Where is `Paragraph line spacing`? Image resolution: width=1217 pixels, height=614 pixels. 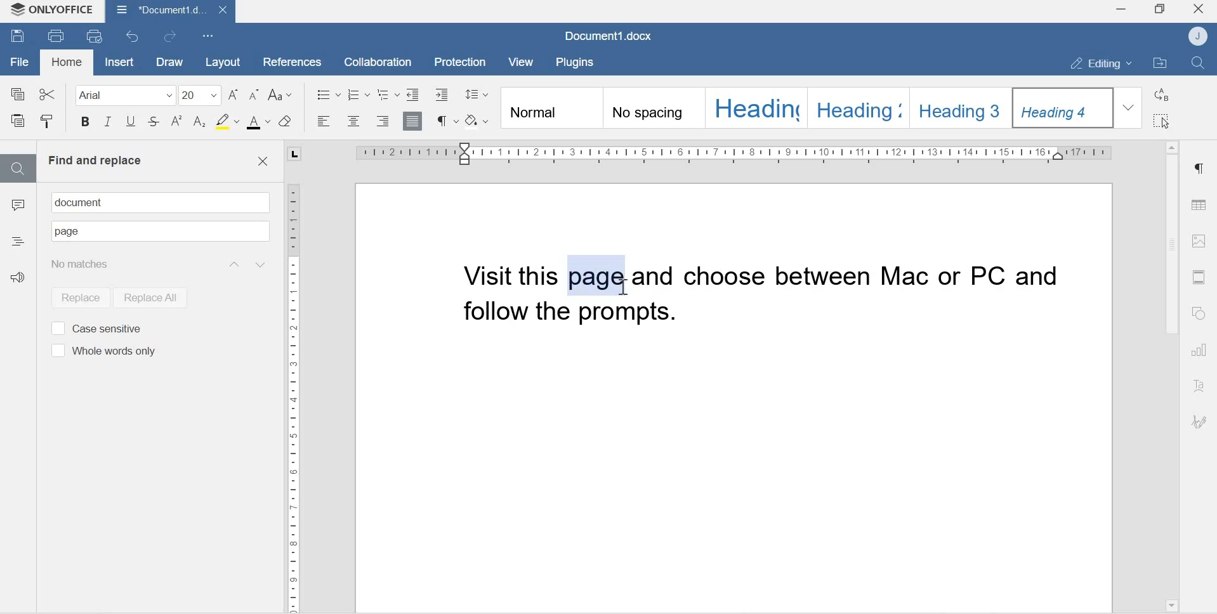
Paragraph line spacing is located at coordinates (477, 92).